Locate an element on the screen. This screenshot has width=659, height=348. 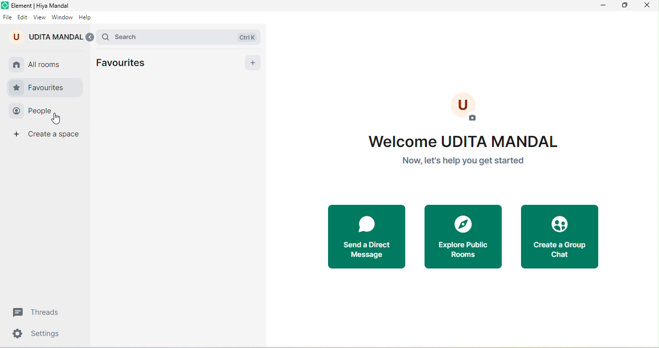
expand is located at coordinates (92, 38).